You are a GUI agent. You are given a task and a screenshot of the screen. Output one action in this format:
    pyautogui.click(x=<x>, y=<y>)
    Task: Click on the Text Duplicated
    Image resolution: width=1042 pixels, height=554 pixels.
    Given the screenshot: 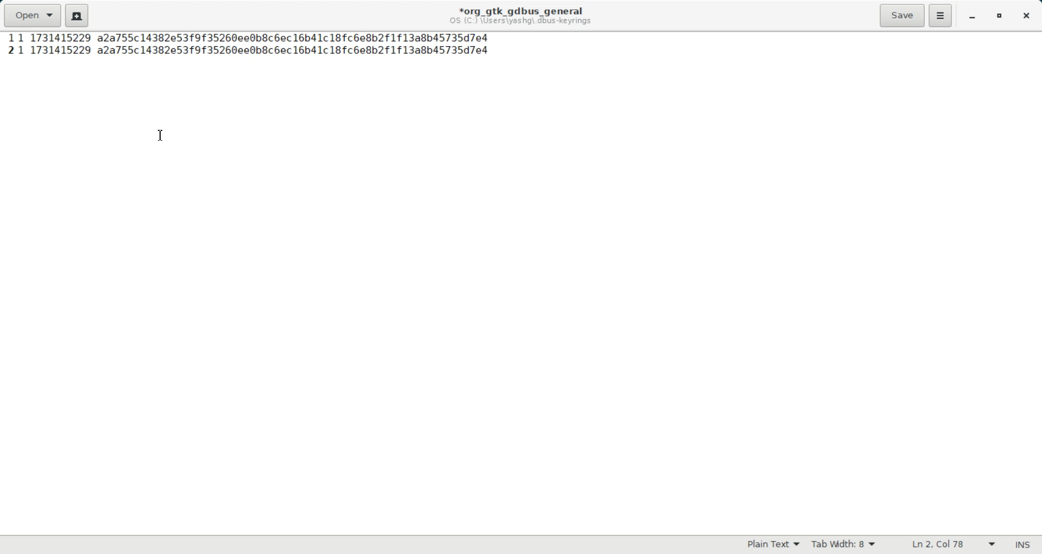 What is the action you would take?
    pyautogui.click(x=256, y=50)
    